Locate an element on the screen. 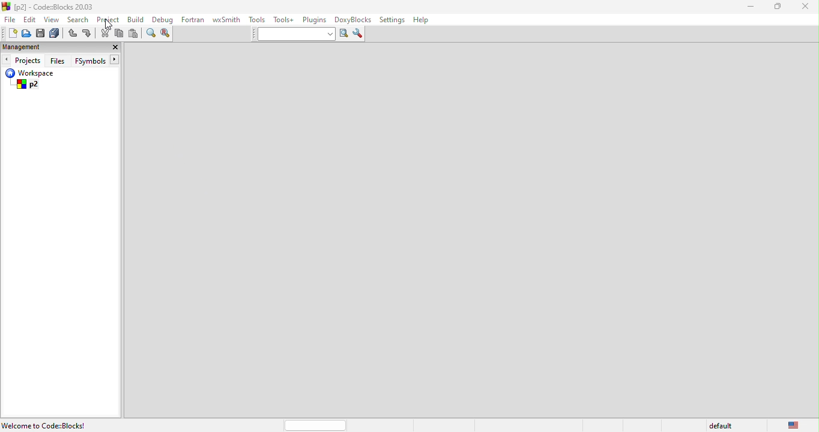  paste is located at coordinates (135, 34).